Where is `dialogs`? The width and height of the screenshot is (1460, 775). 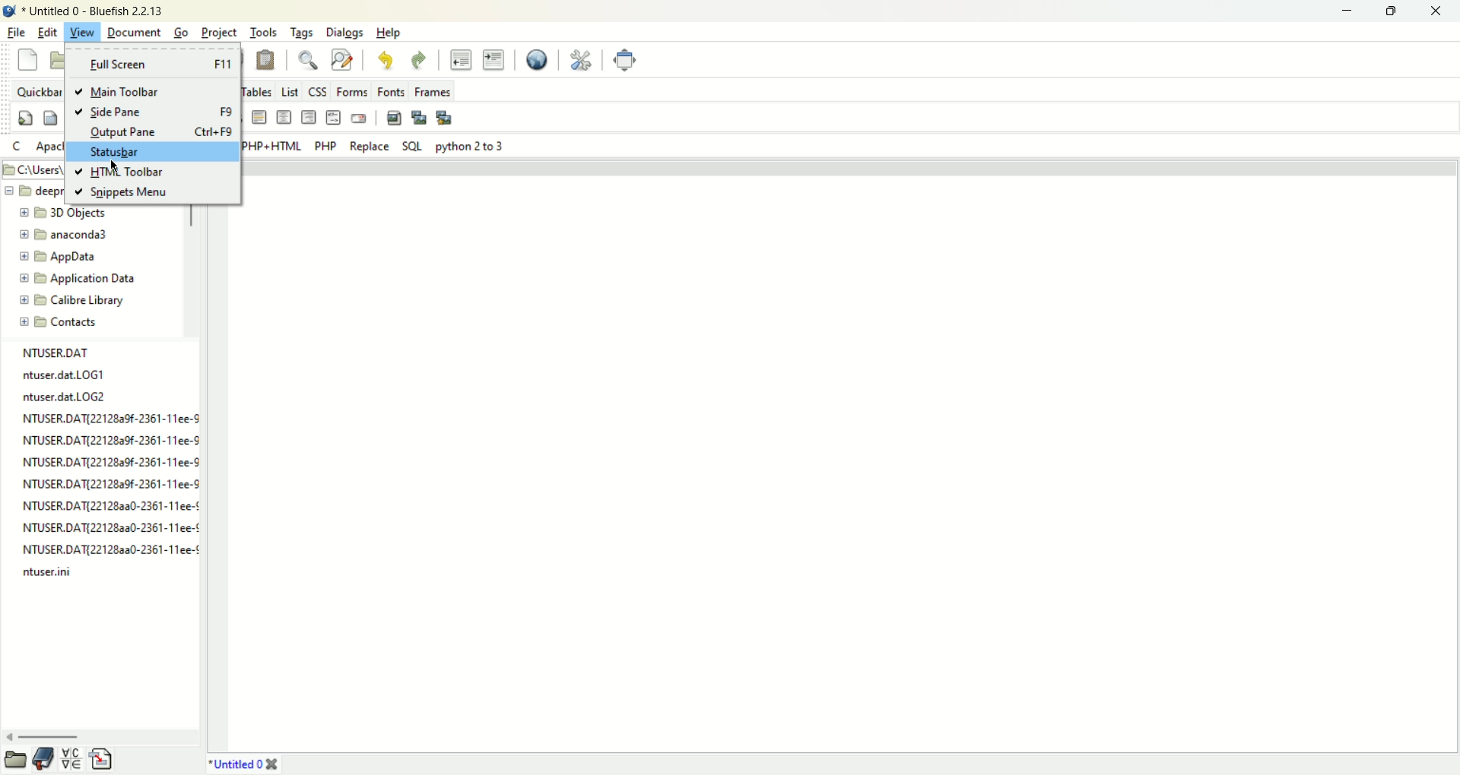
dialogs is located at coordinates (344, 32).